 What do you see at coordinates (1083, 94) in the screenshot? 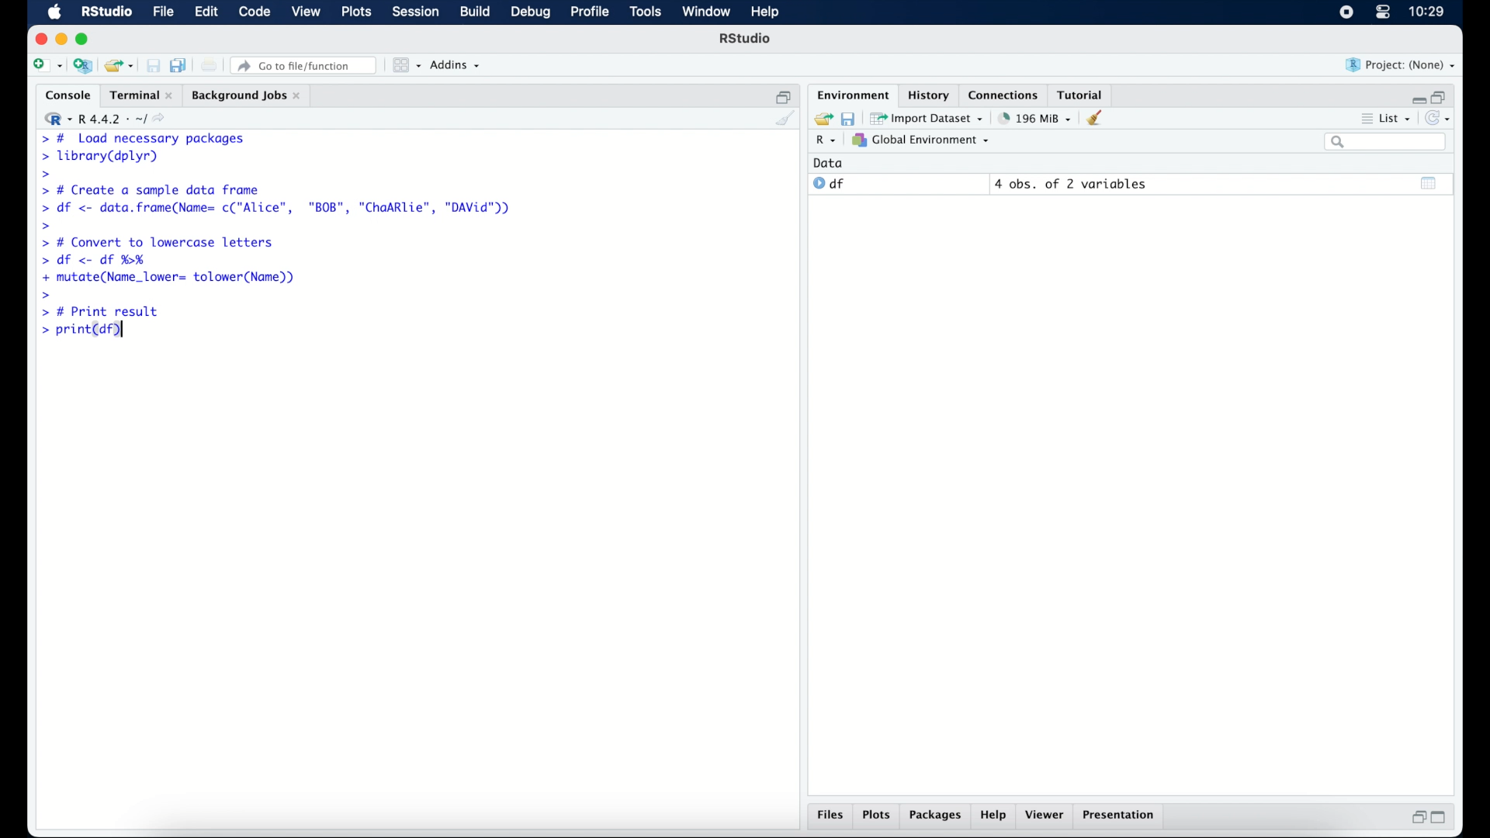
I see `tutorial` at bounding box center [1083, 94].